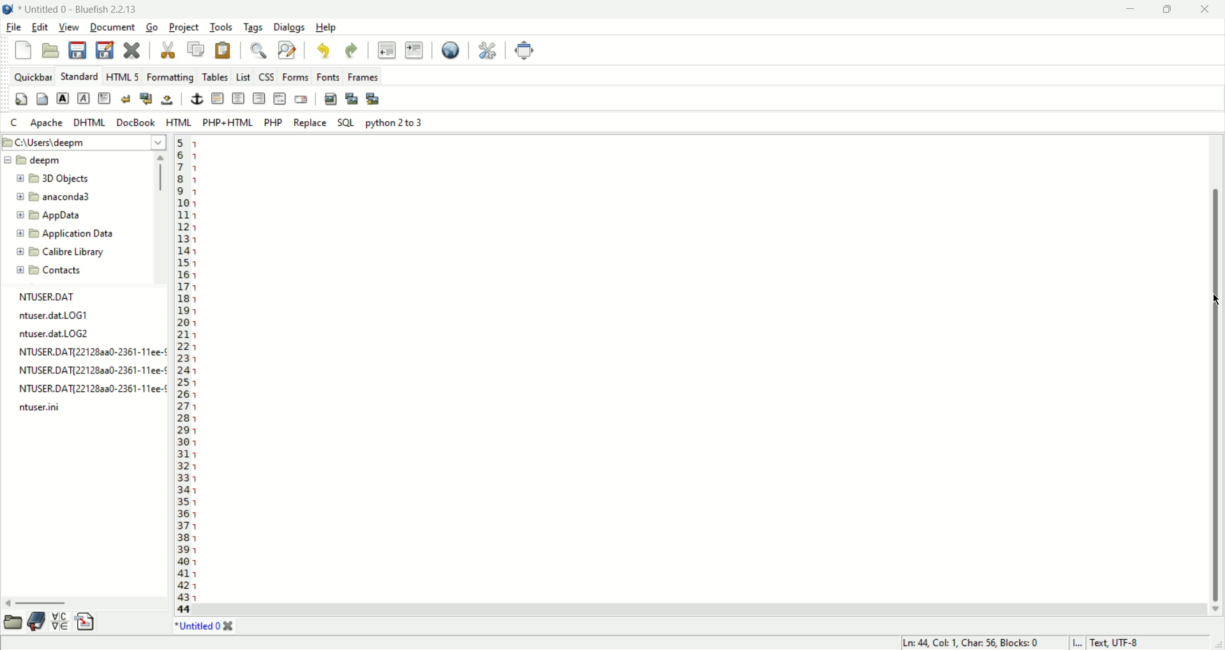 Image resolution: width=1225 pixels, height=650 pixels. Describe the element at coordinates (279, 98) in the screenshot. I see `HTML comment` at that location.